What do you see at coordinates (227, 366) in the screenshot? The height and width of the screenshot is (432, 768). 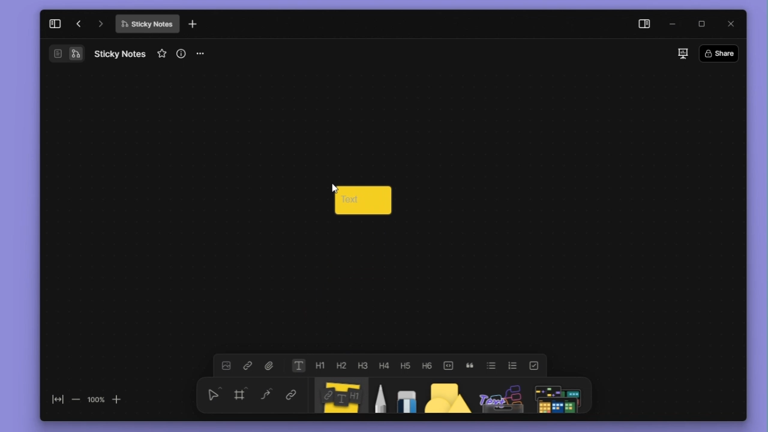 I see `image` at bounding box center [227, 366].